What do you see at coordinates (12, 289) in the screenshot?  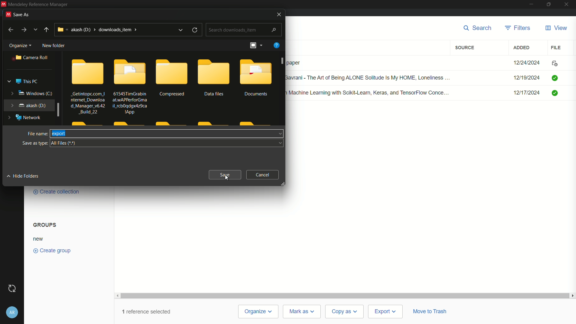 I see `sync` at bounding box center [12, 289].